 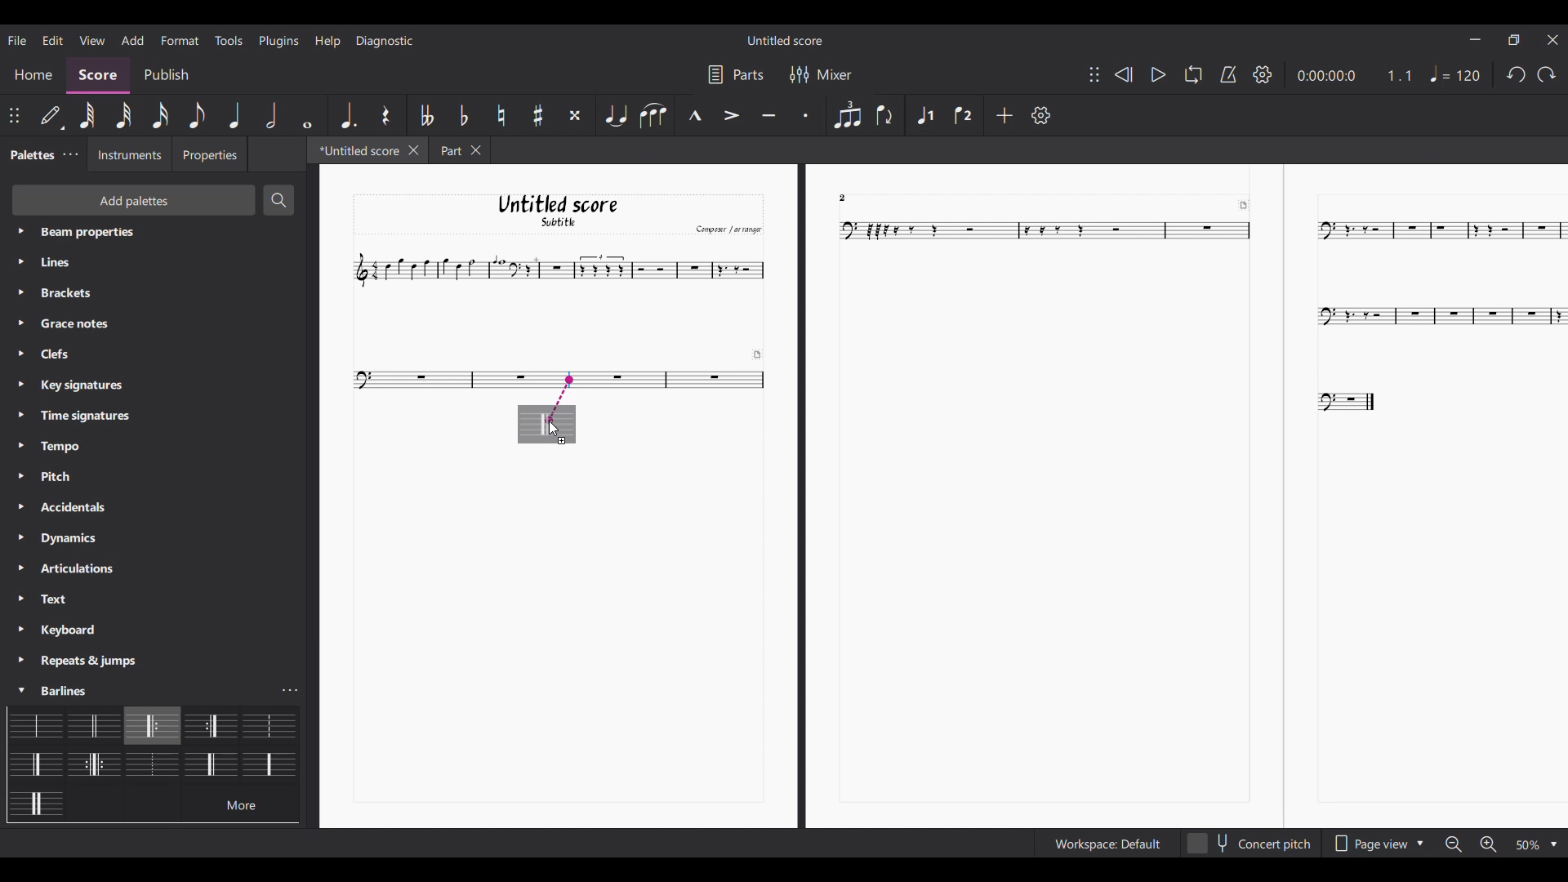 What do you see at coordinates (555, 430) in the screenshot?
I see `cursor` at bounding box center [555, 430].